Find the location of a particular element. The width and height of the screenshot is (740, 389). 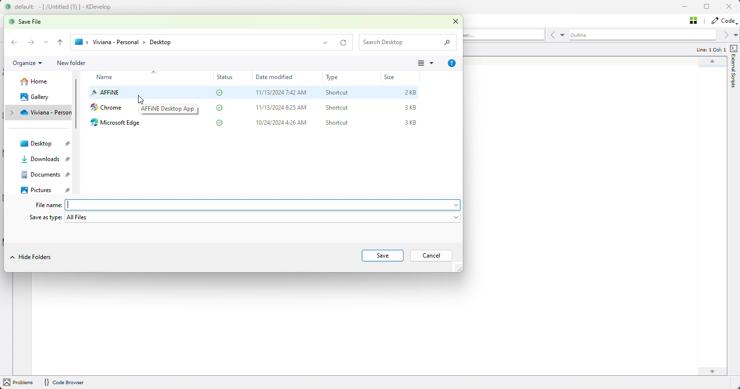

new folder is located at coordinates (72, 63).